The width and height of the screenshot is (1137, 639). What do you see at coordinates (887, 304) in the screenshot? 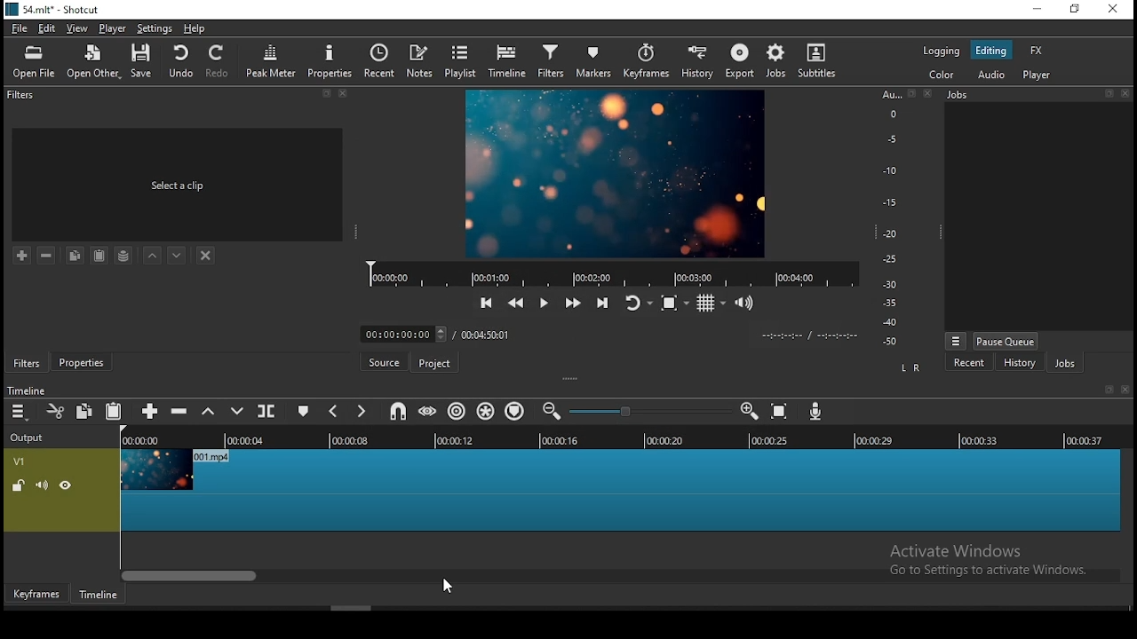
I see `-35` at bounding box center [887, 304].